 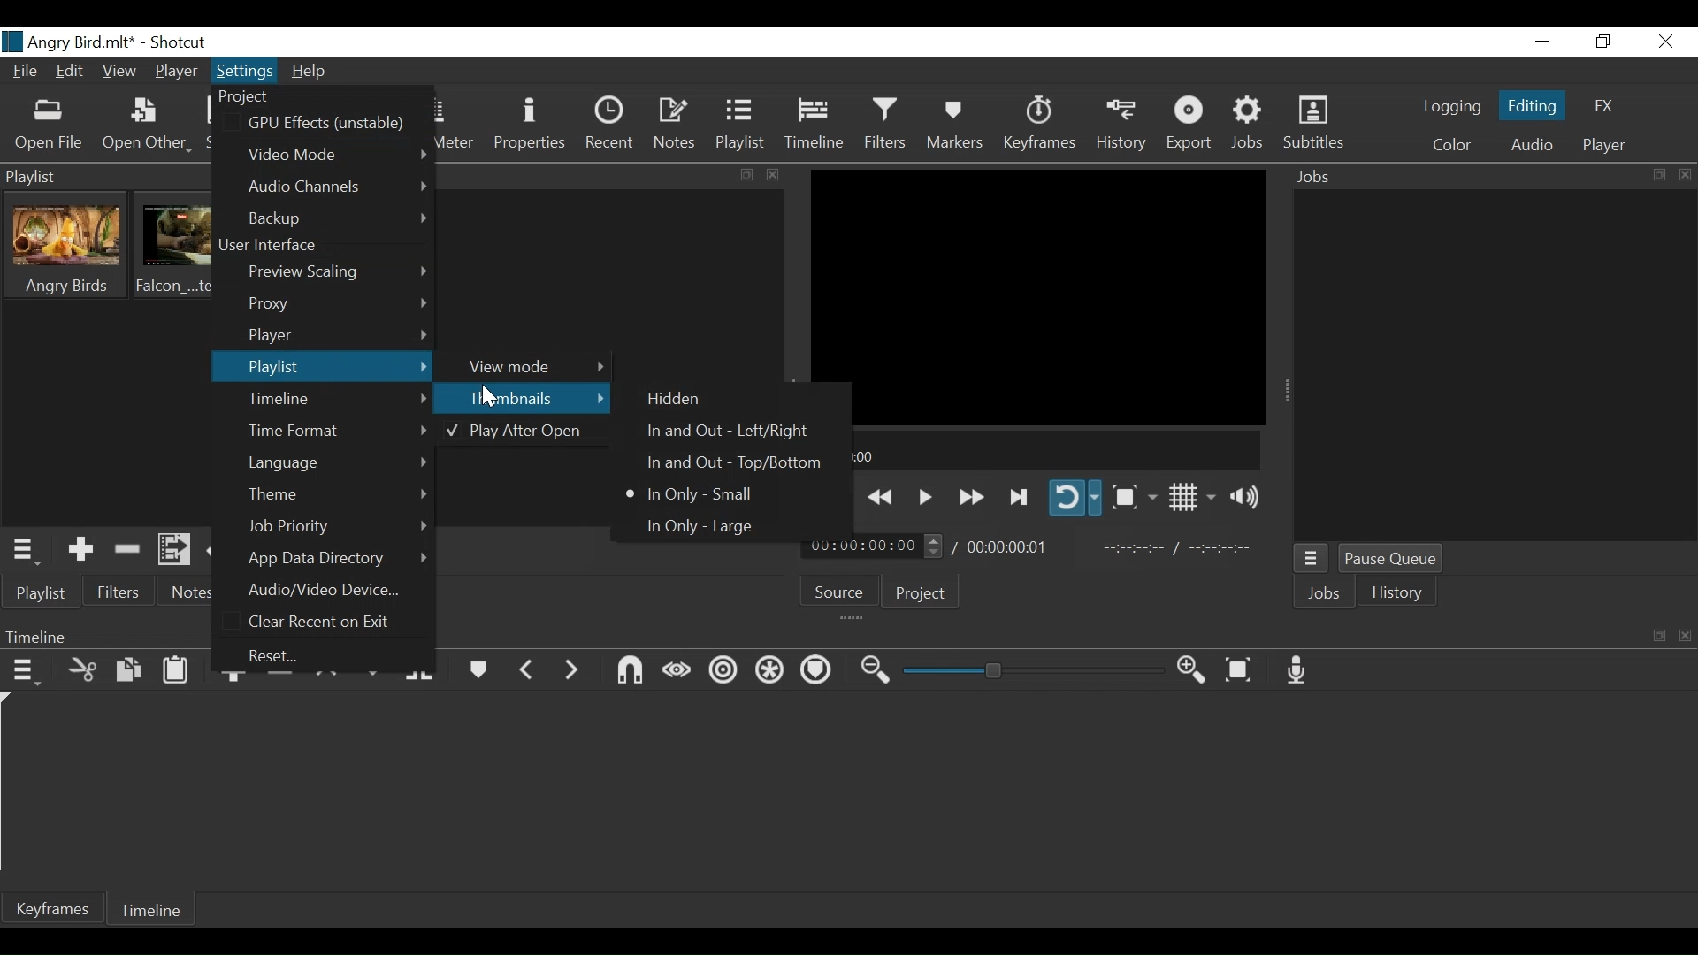 What do you see at coordinates (176, 671) in the screenshot?
I see `Paste` at bounding box center [176, 671].